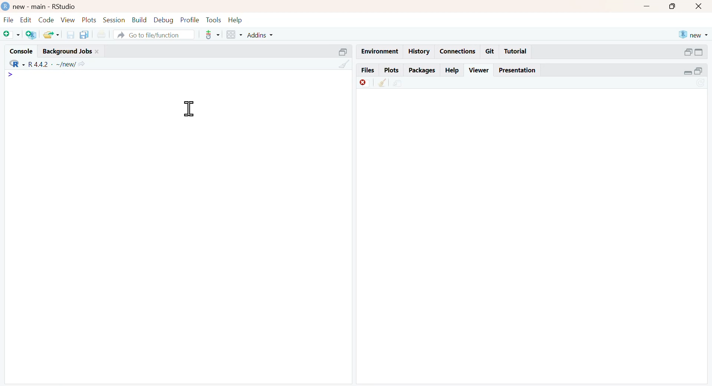 The width and height of the screenshot is (712, 386). Describe the element at coordinates (517, 52) in the screenshot. I see `Tutorial` at that location.